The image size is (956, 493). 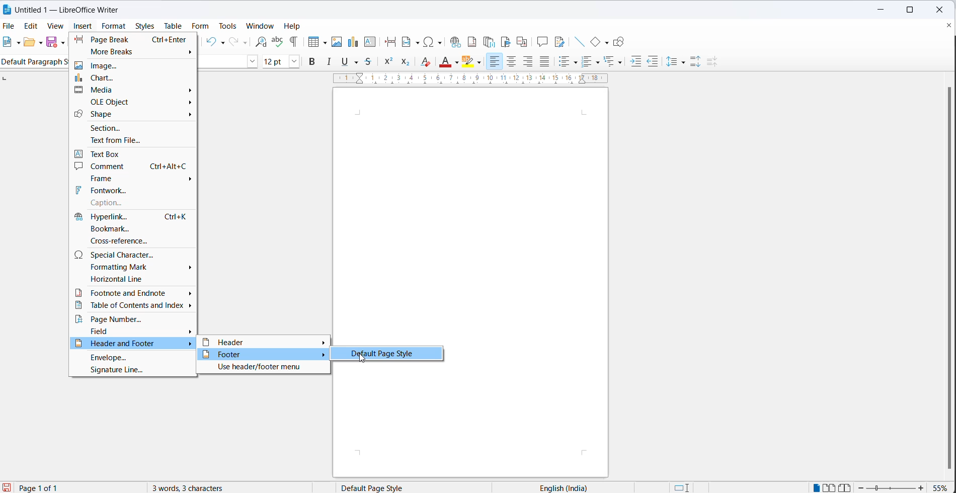 I want to click on increase paragraph space, so click(x=695, y=60).